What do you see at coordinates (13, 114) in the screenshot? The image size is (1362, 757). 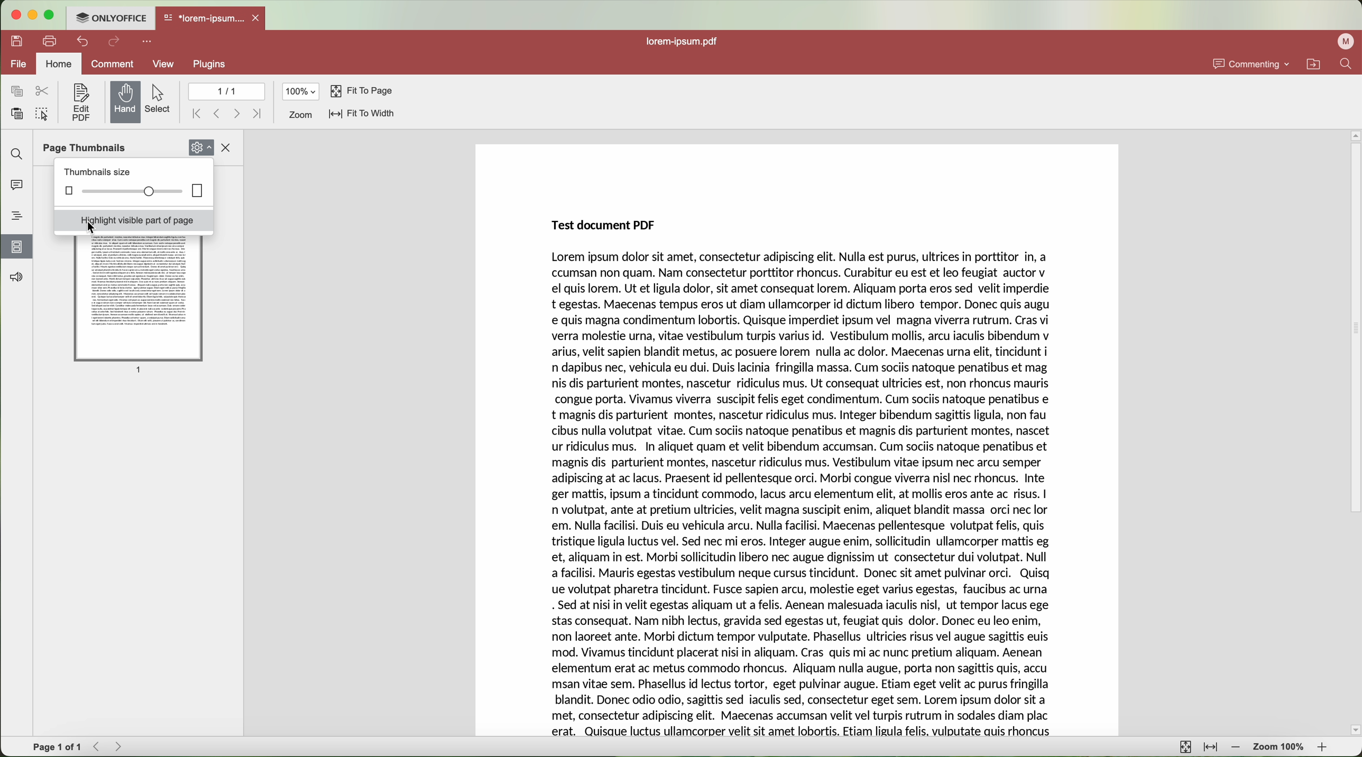 I see `paste` at bounding box center [13, 114].